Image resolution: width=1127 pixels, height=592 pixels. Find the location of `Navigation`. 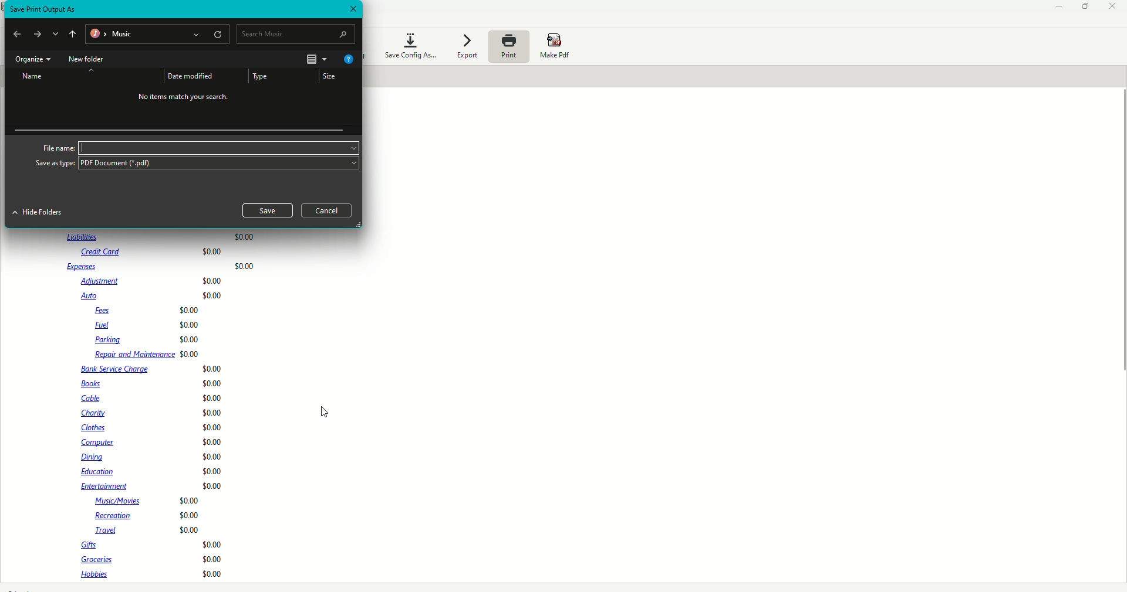

Navigation is located at coordinates (45, 35).